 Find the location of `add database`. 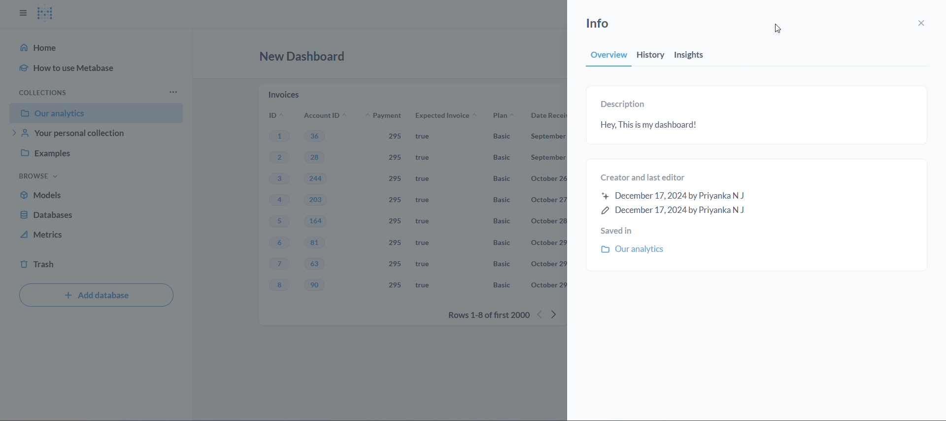

add database is located at coordinates (97, 295).